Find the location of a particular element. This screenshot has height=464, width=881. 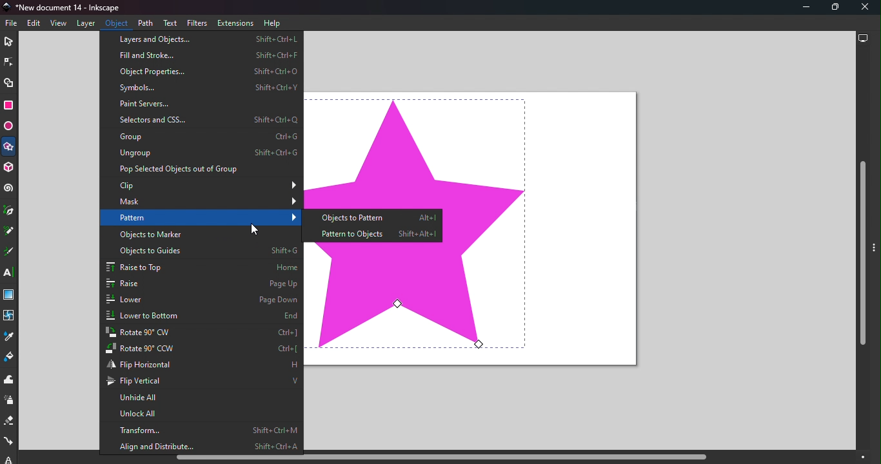

Lower to bottom is located at coordinates (199, 316).